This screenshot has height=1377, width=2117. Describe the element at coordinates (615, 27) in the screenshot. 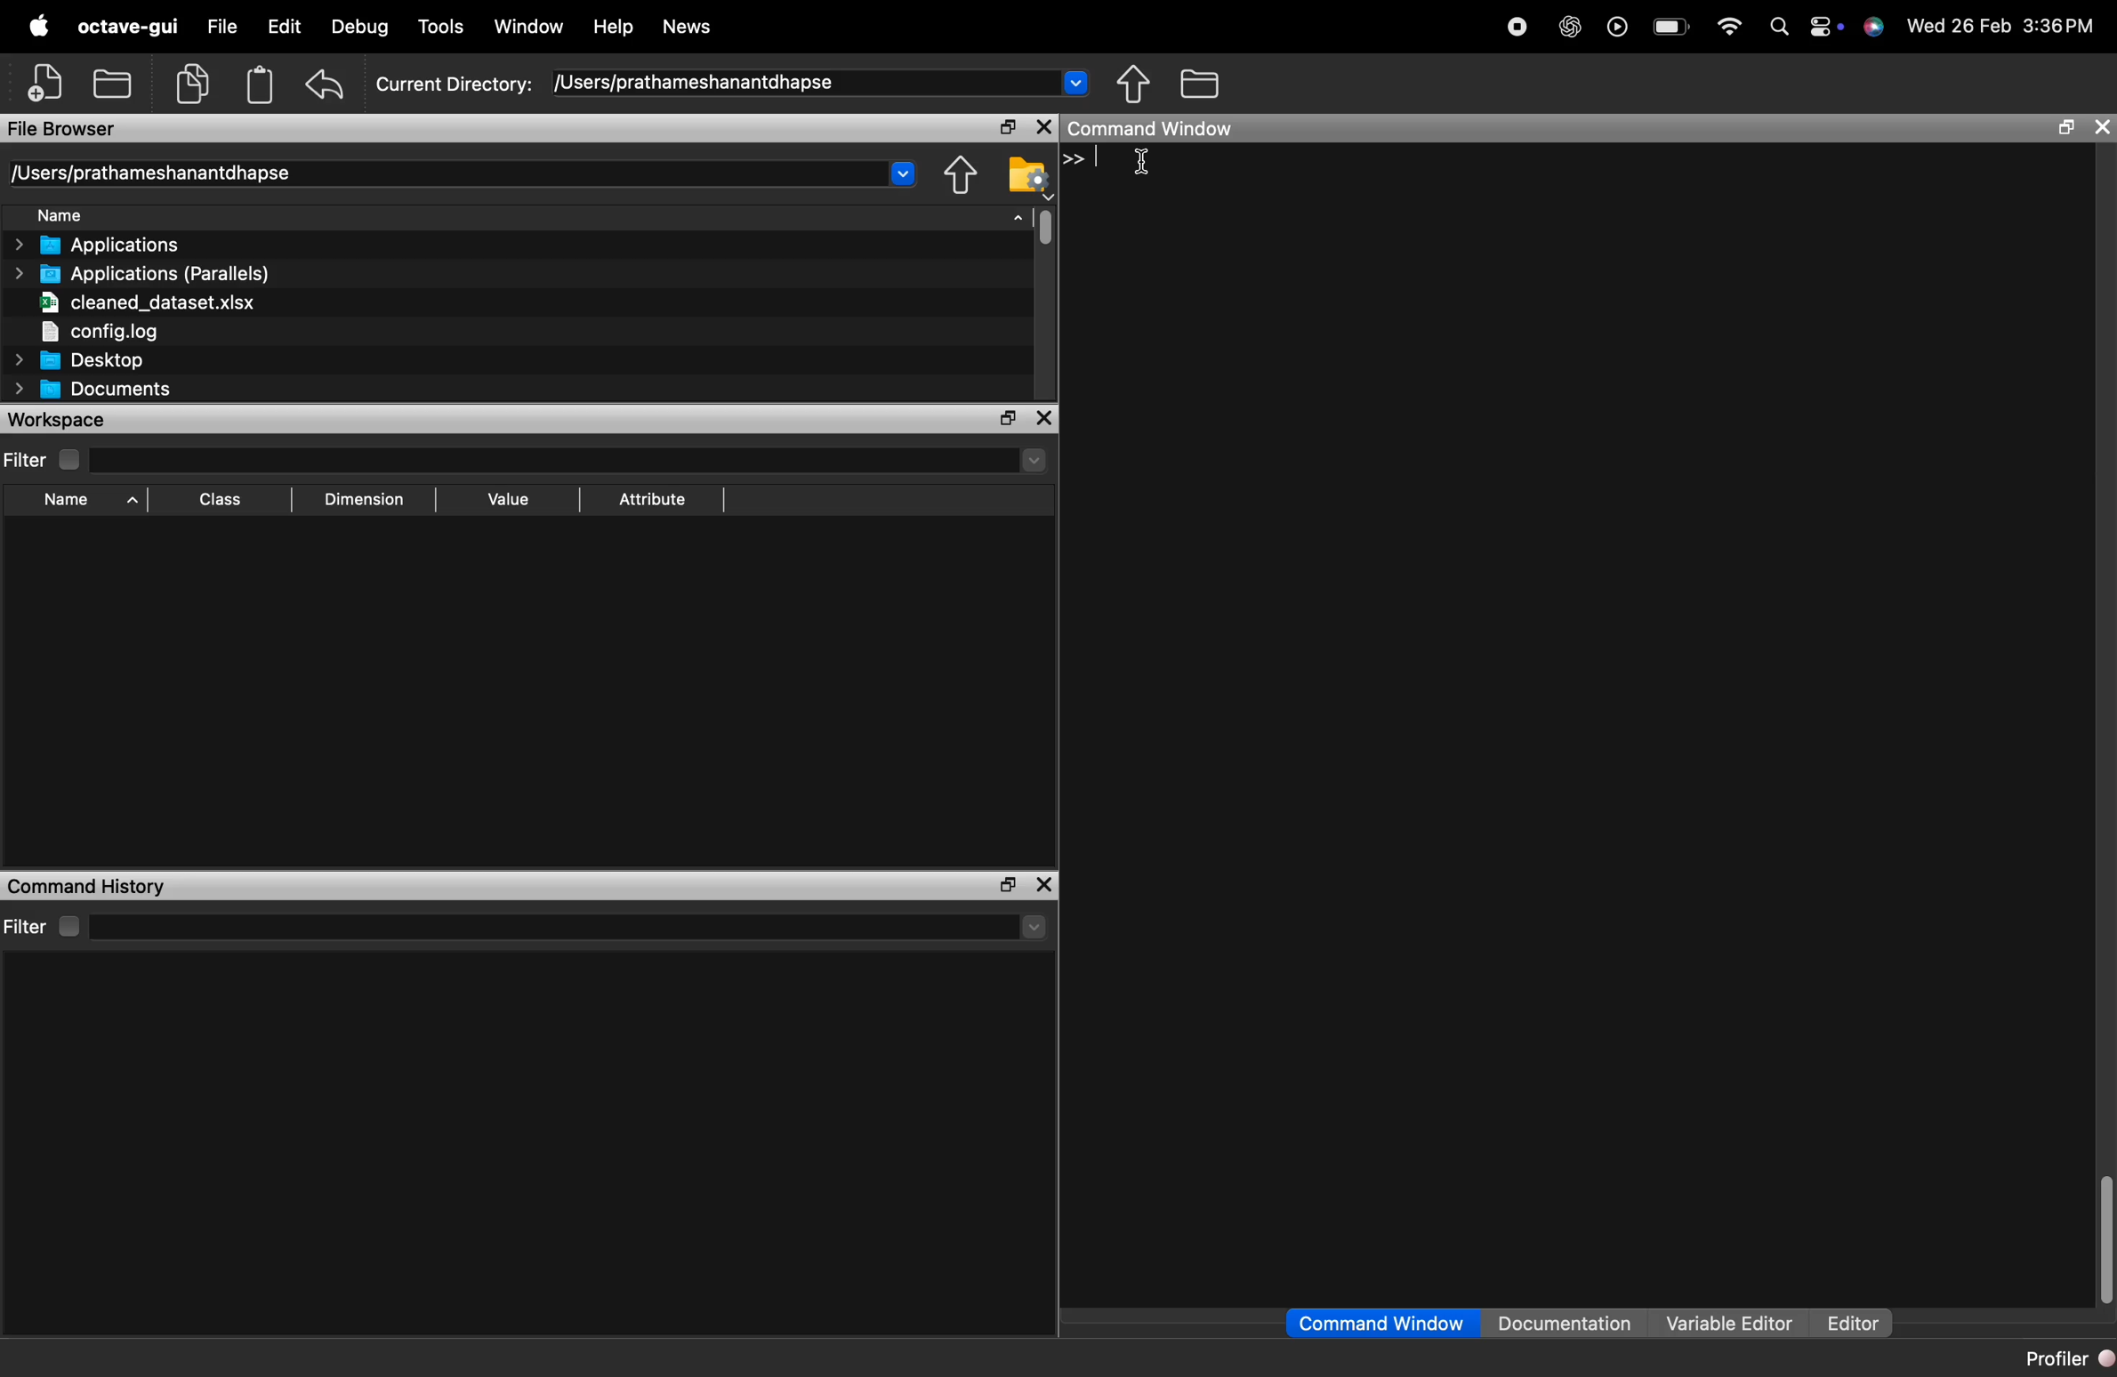

I see `Help` at that location.